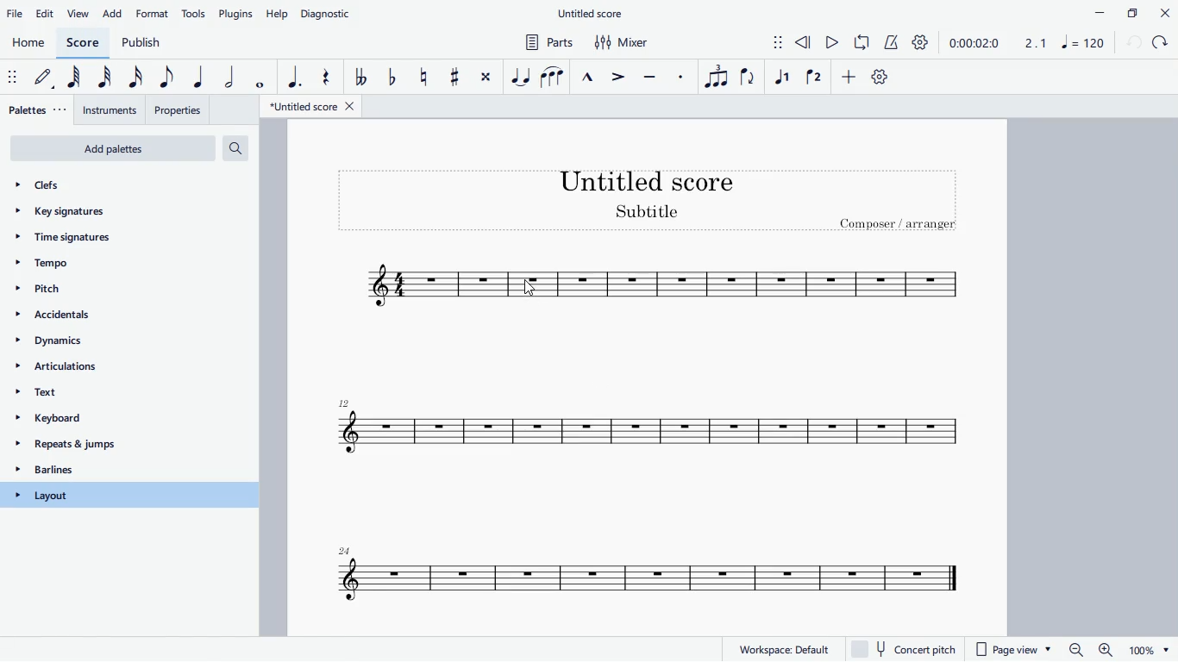 This screenshot has height=662, width=1178. What do you see at coordinates (1162, 43) in the screenshot?
I see `forward` at bounding box center [1162, 43].